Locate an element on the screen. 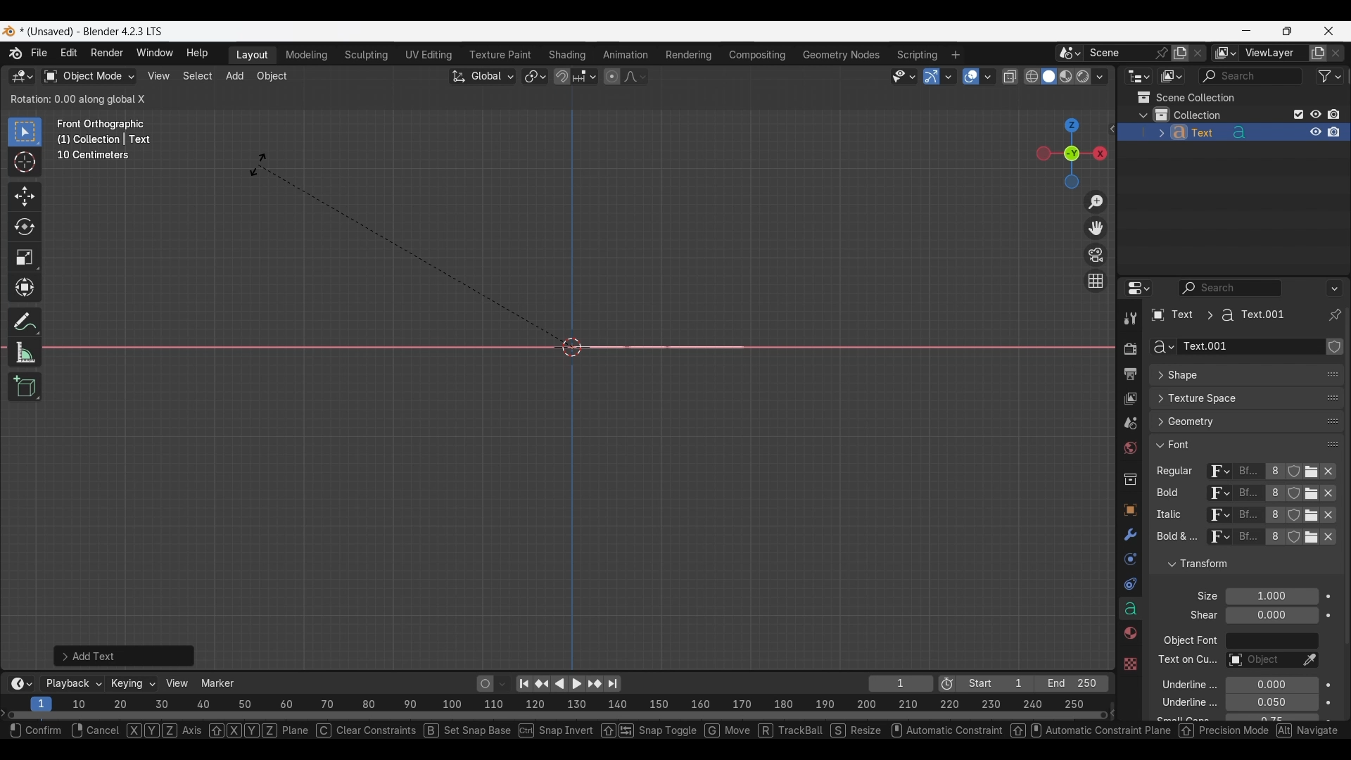 The height and width of the screenshot is (760, 1351). More options is located at coordinates (20, 684).